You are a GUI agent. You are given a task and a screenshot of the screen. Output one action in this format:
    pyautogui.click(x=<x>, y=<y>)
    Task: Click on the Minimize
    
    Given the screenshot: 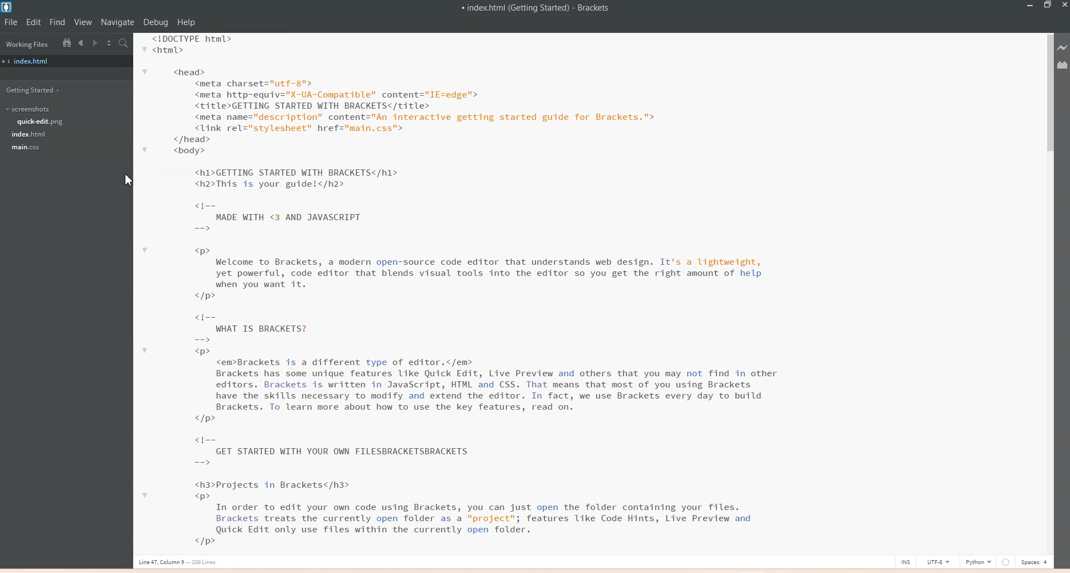 What is the action you would take?
    pyautogui.click(x=1031, y=6)
    